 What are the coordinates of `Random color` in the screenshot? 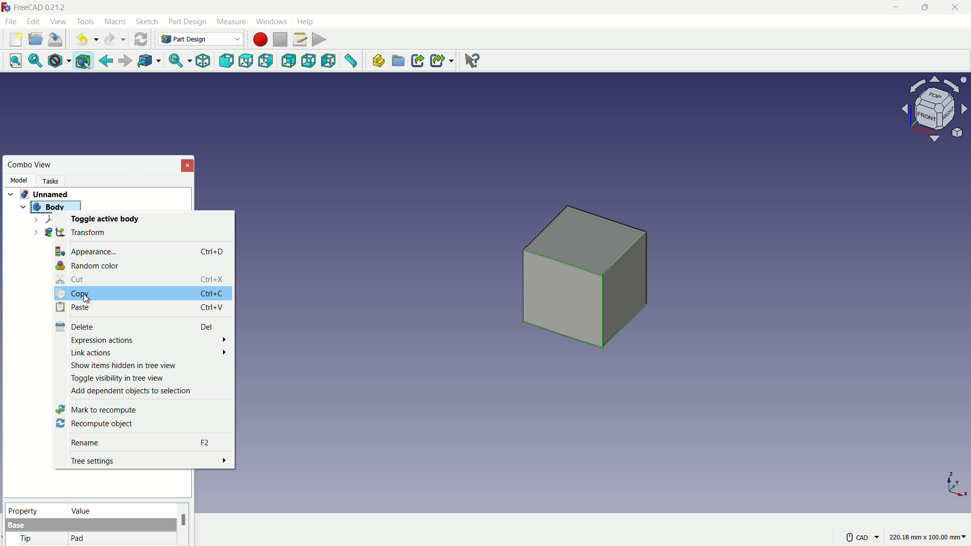 It's located at (88, 265).